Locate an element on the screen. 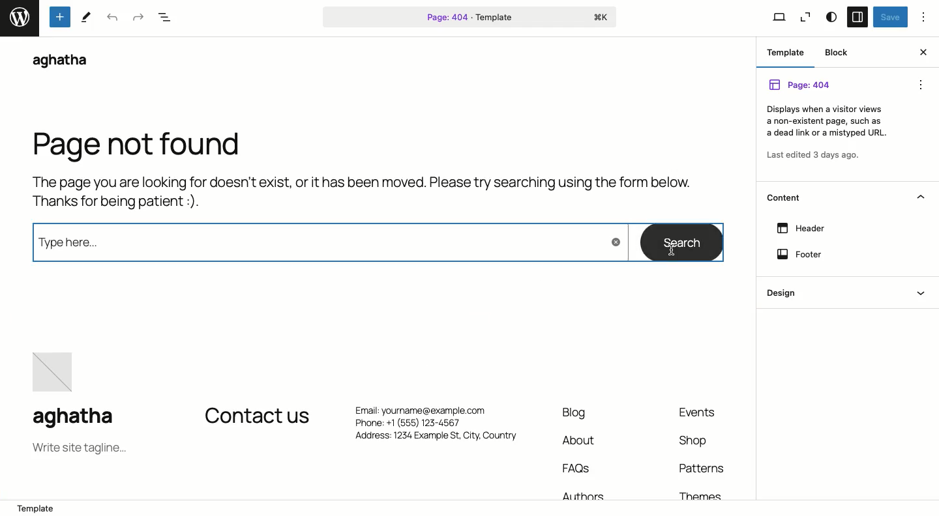 The image size is (939, 516). Redo is located at coordinates (136, 18).